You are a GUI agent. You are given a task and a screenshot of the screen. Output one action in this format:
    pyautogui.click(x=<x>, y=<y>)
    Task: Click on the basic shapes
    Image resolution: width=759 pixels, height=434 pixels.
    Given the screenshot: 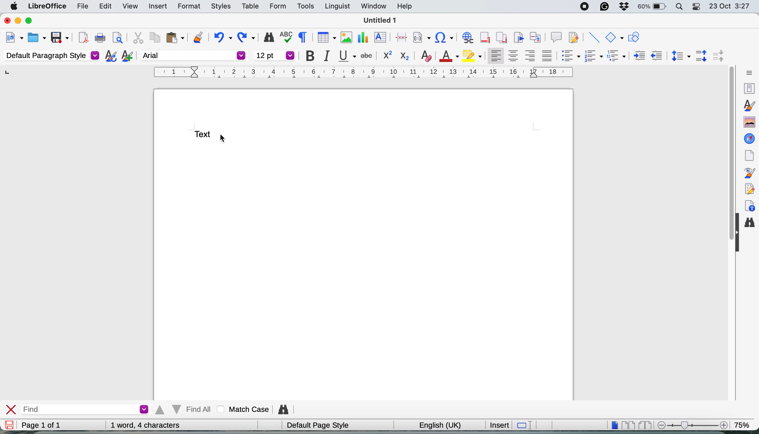 What is the action you would take?
    pyautogui.click(x=615, y=38)
    